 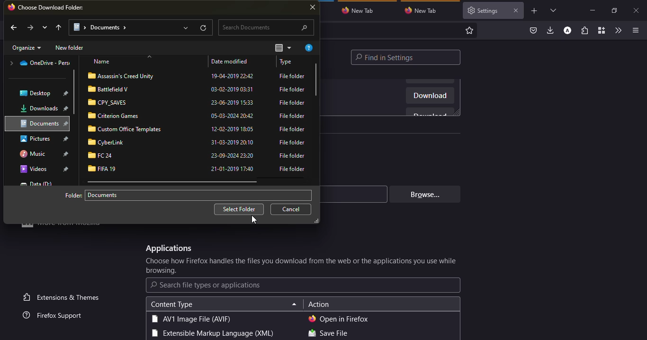 I want to click on menu, so click(x=634, y=30).